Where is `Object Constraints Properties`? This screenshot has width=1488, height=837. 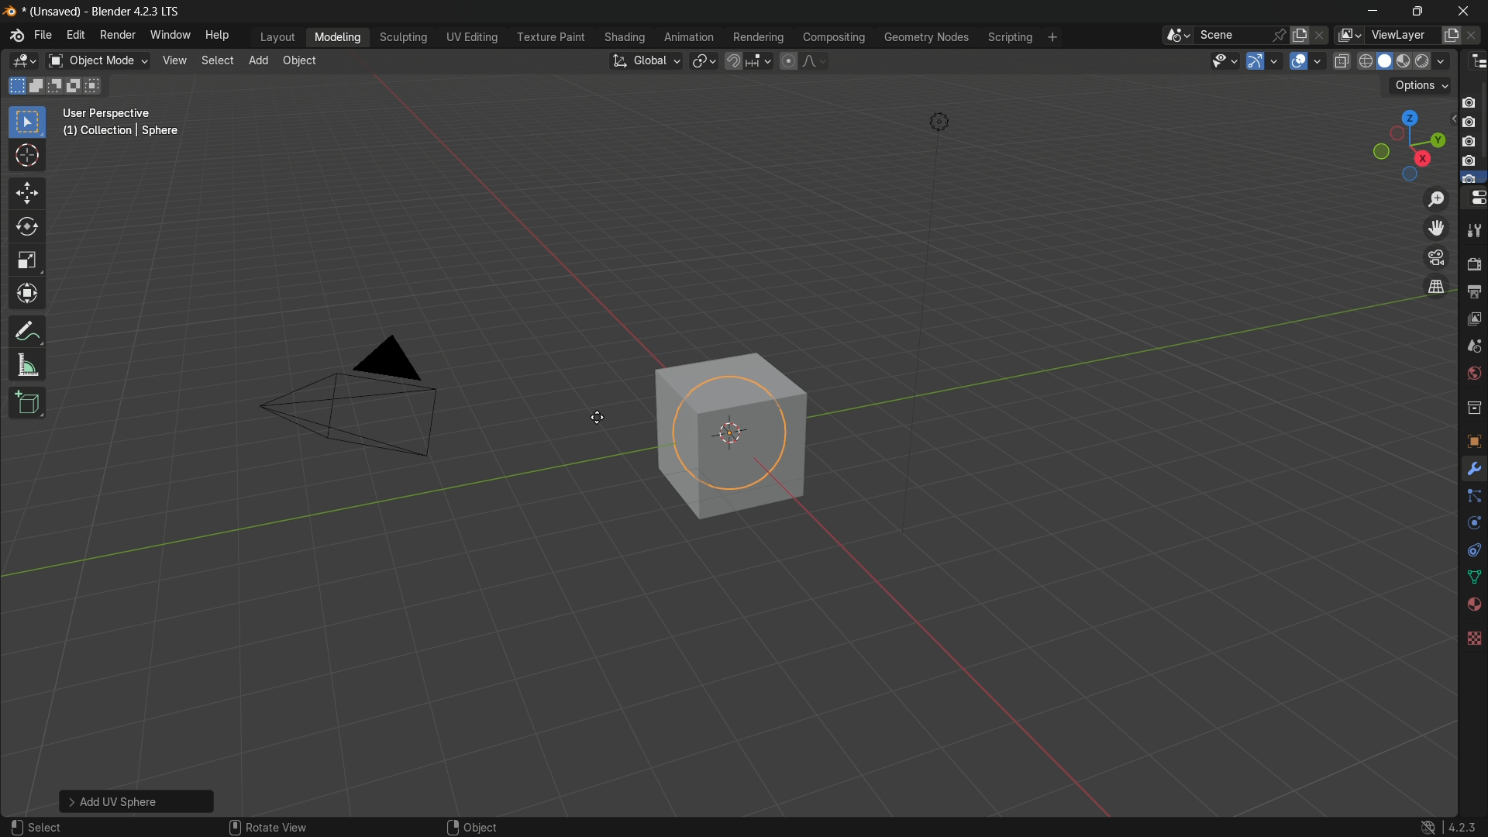 Object Constraints Properties is located at coordinates (1473, 547).